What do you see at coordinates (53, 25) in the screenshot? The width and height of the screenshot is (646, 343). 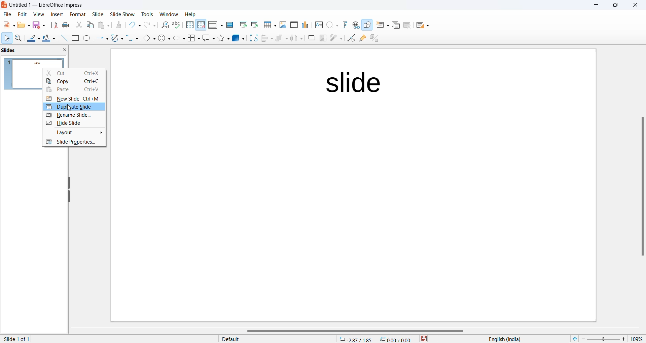 I see `Export as PDF` at bounding box center [53, 25].